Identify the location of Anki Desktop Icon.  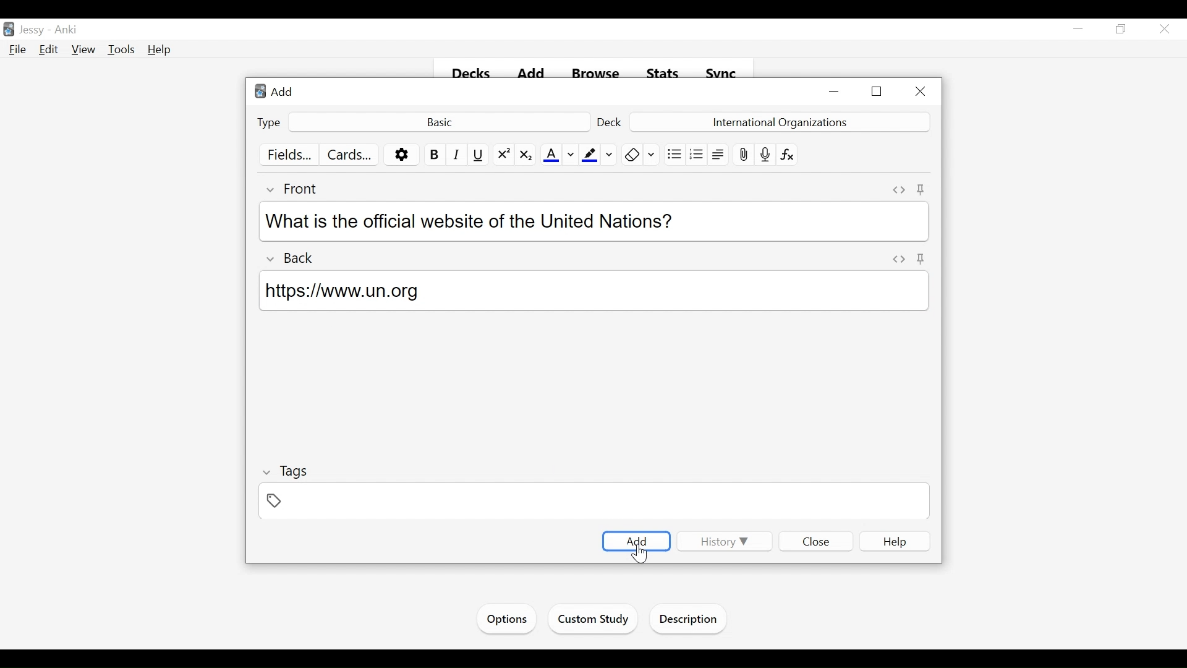
(259, 92).